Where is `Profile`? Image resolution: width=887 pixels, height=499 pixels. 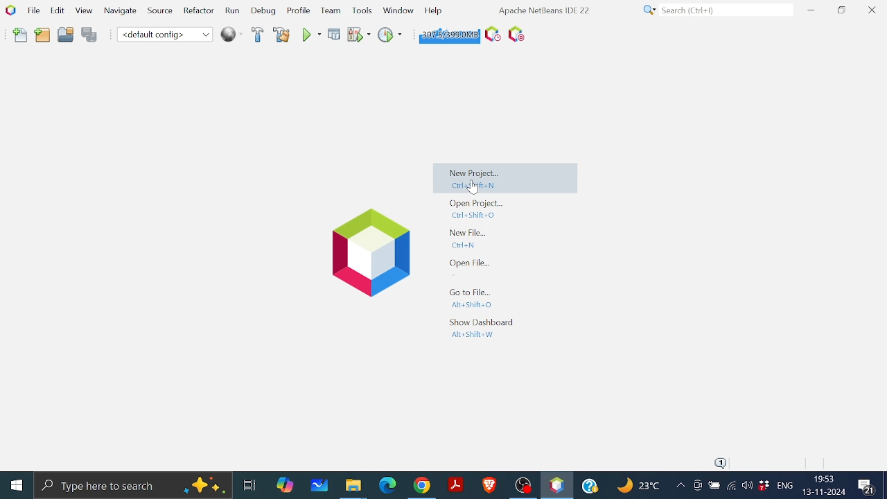 Profile is located at coordinates (297, 12).